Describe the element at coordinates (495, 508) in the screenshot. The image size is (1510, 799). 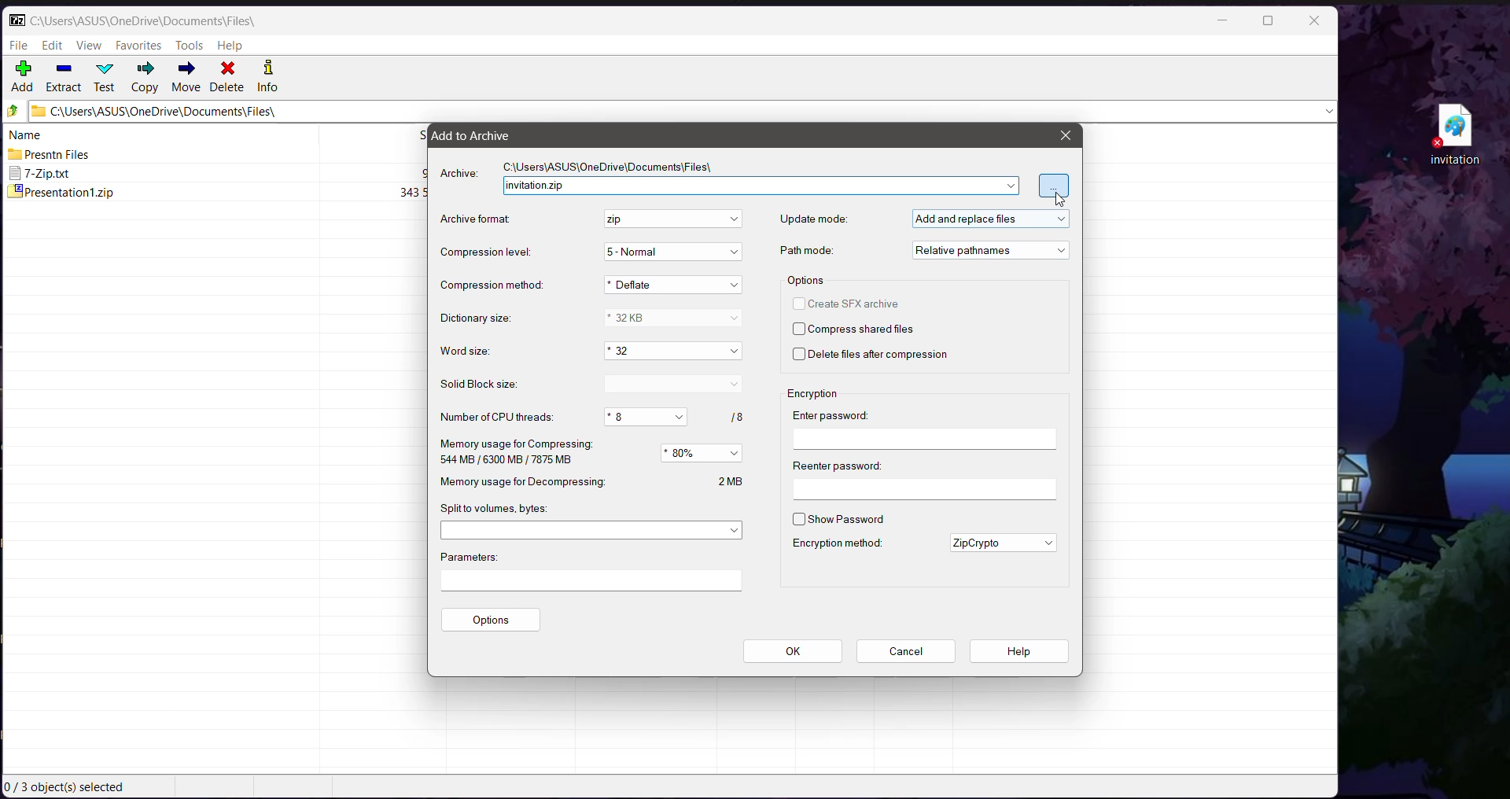
I see `Split to volumes, bytes` at that location.